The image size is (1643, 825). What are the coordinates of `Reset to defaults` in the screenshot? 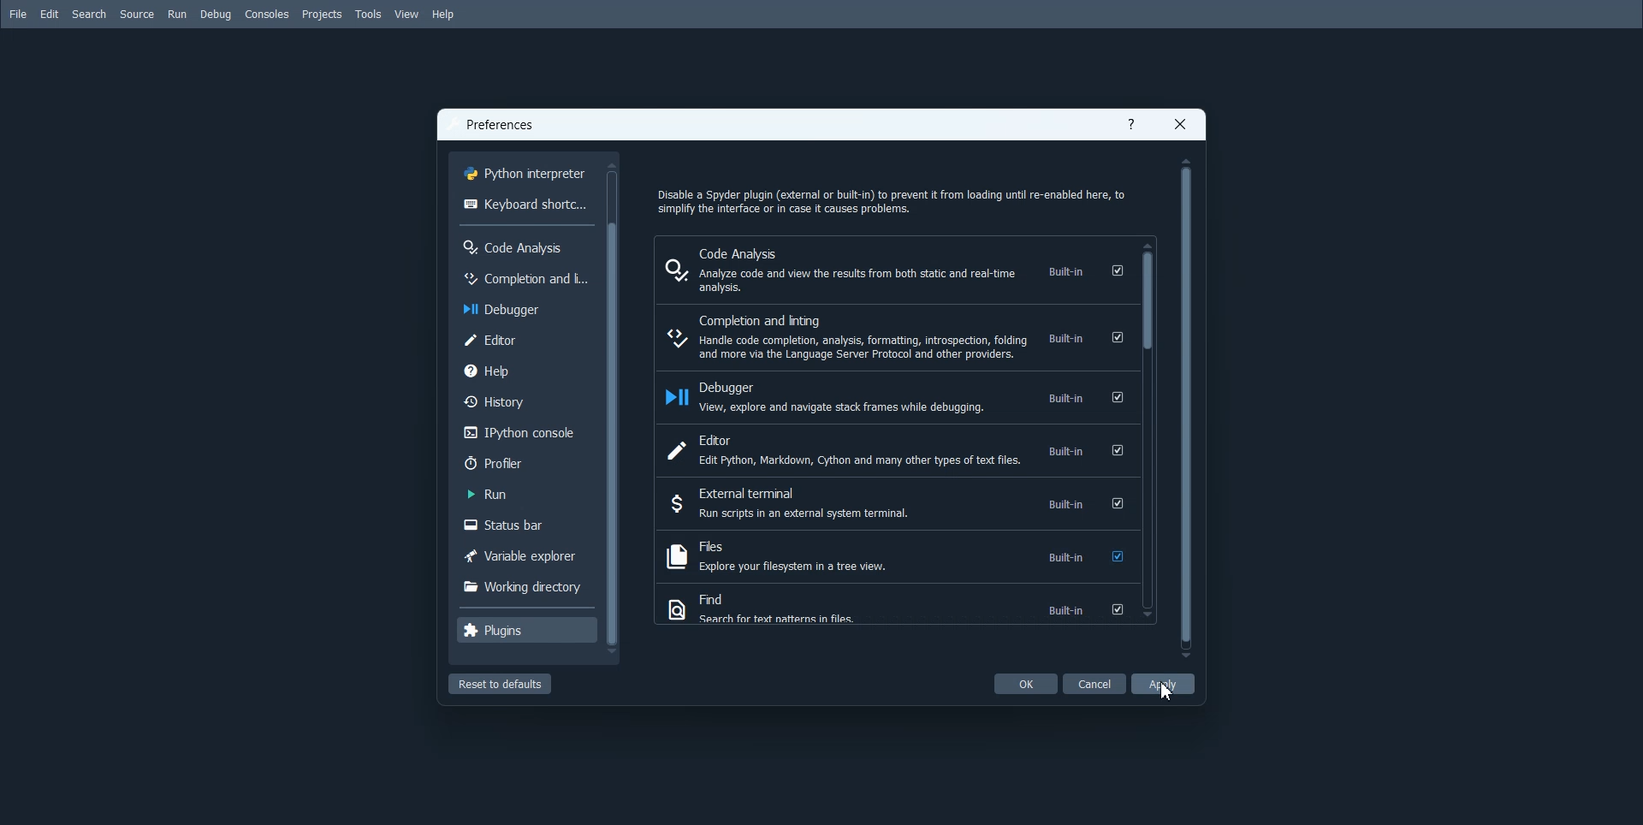 It's located at (499, 683).